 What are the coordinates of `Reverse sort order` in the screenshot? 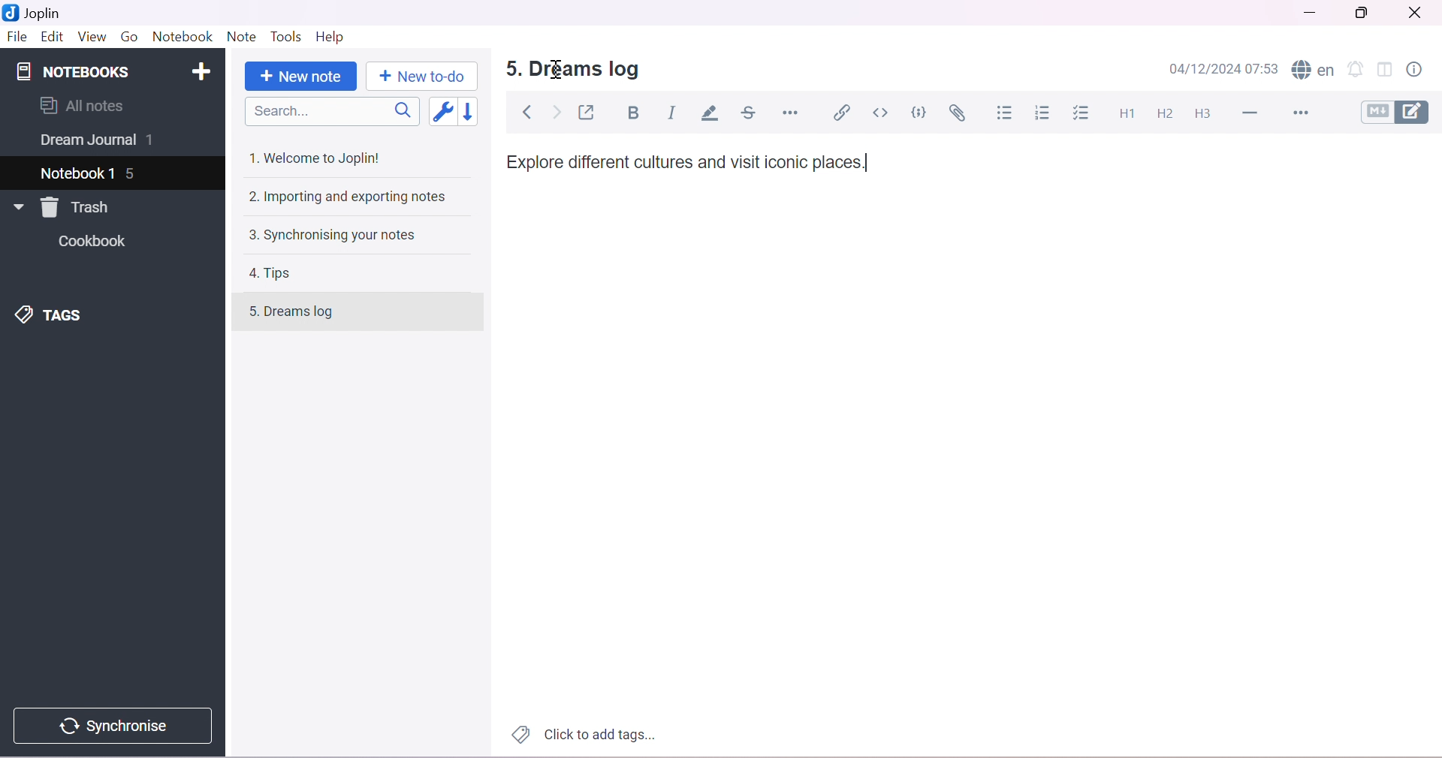 It's located at (476, 112).